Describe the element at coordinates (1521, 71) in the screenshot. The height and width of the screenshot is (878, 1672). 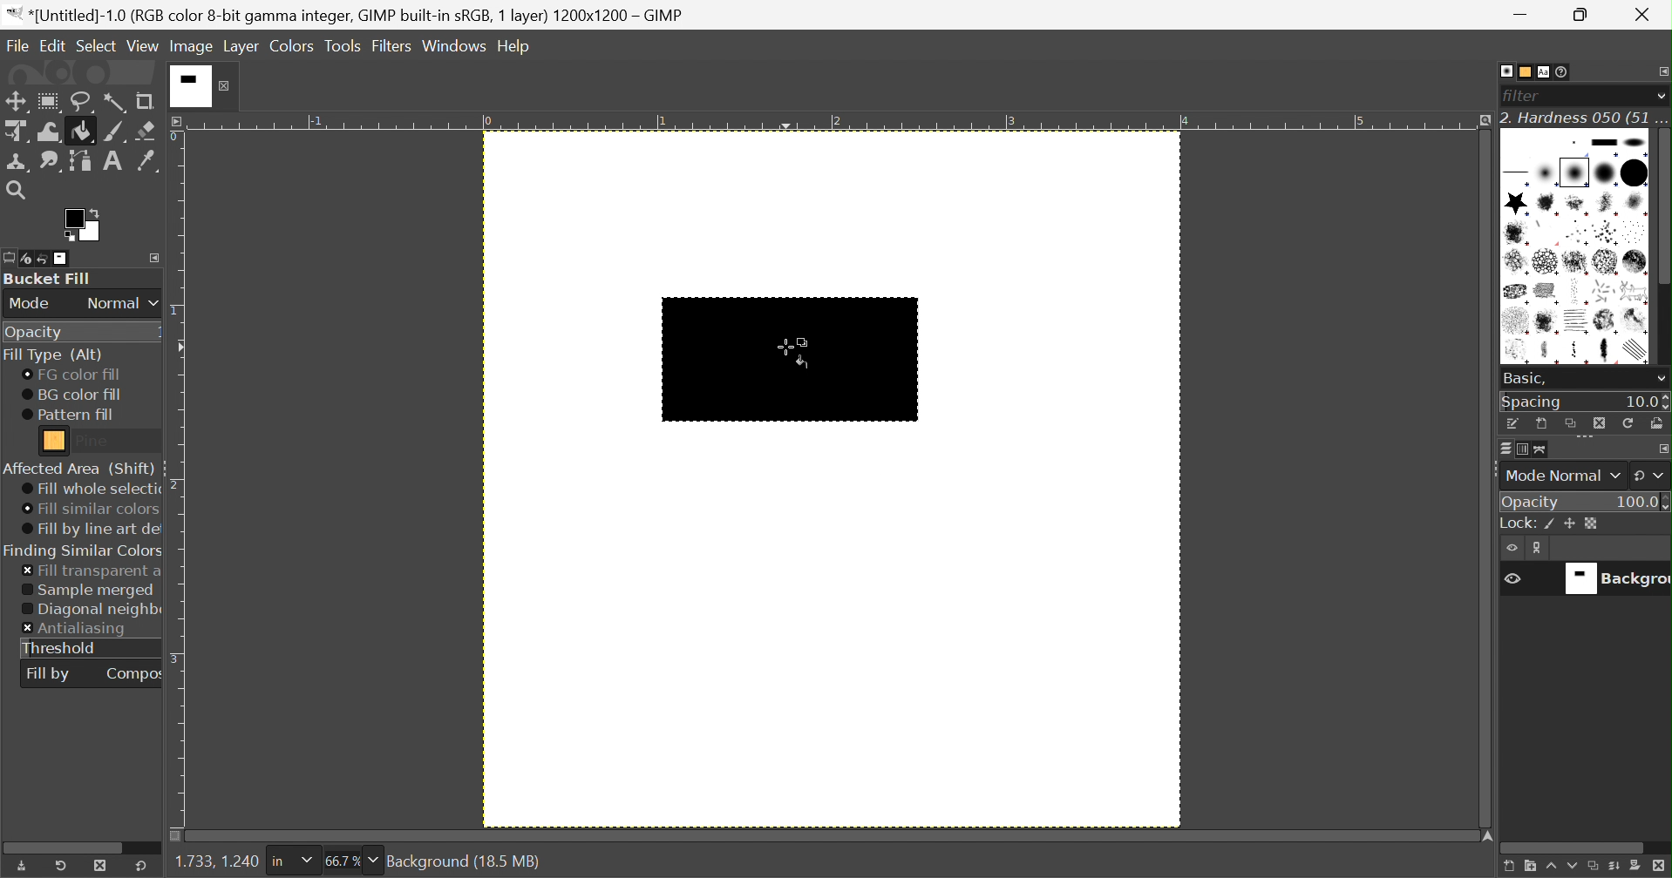
I see `Patterns` at that location.